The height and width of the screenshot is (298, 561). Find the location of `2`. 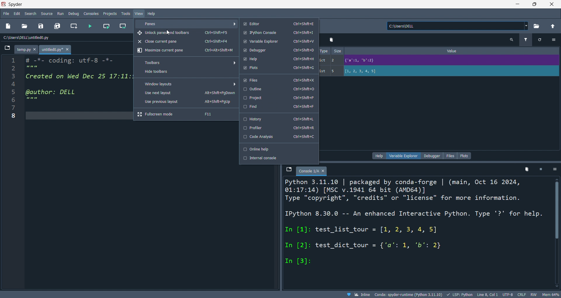

2 is located at coordinates (335, 60).